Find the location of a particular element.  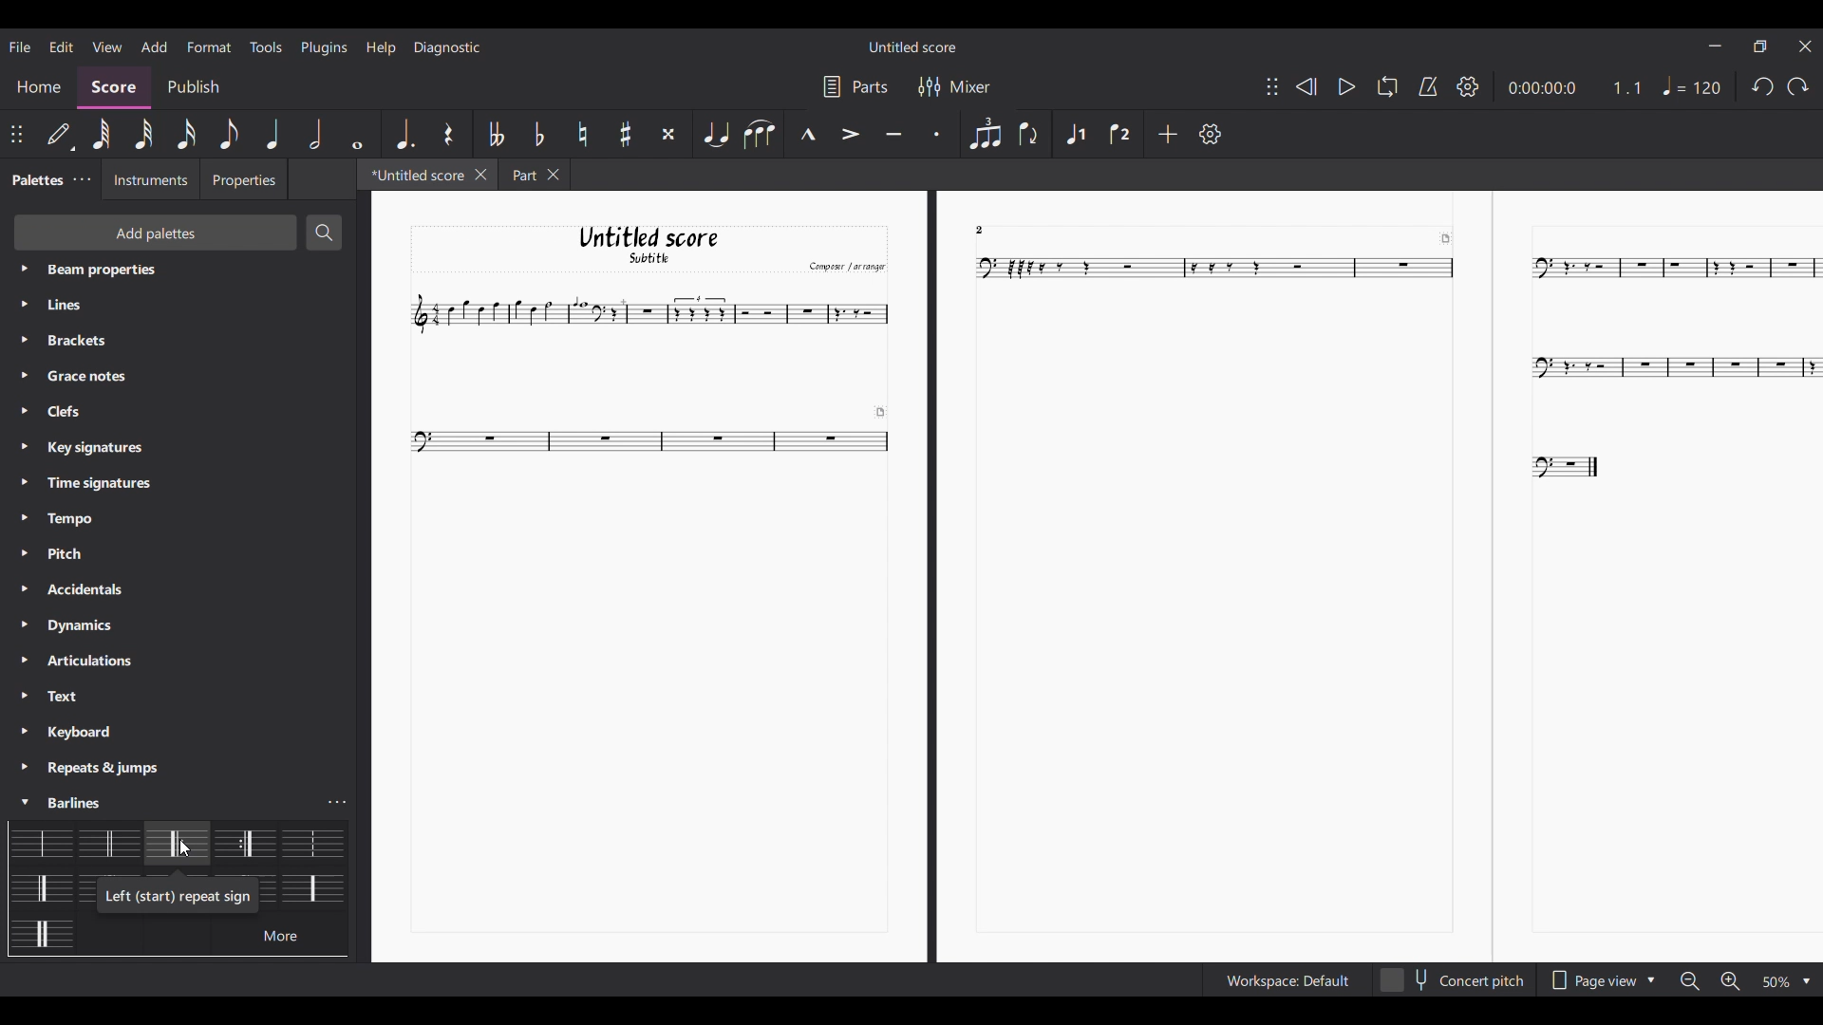

Score section, highlighted is located at coordinates (115, 88).